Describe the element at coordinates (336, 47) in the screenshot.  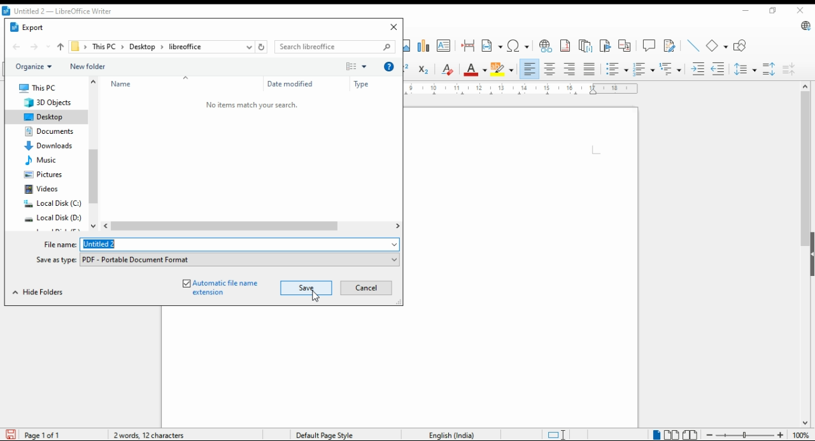
I see `search bar` at that location.